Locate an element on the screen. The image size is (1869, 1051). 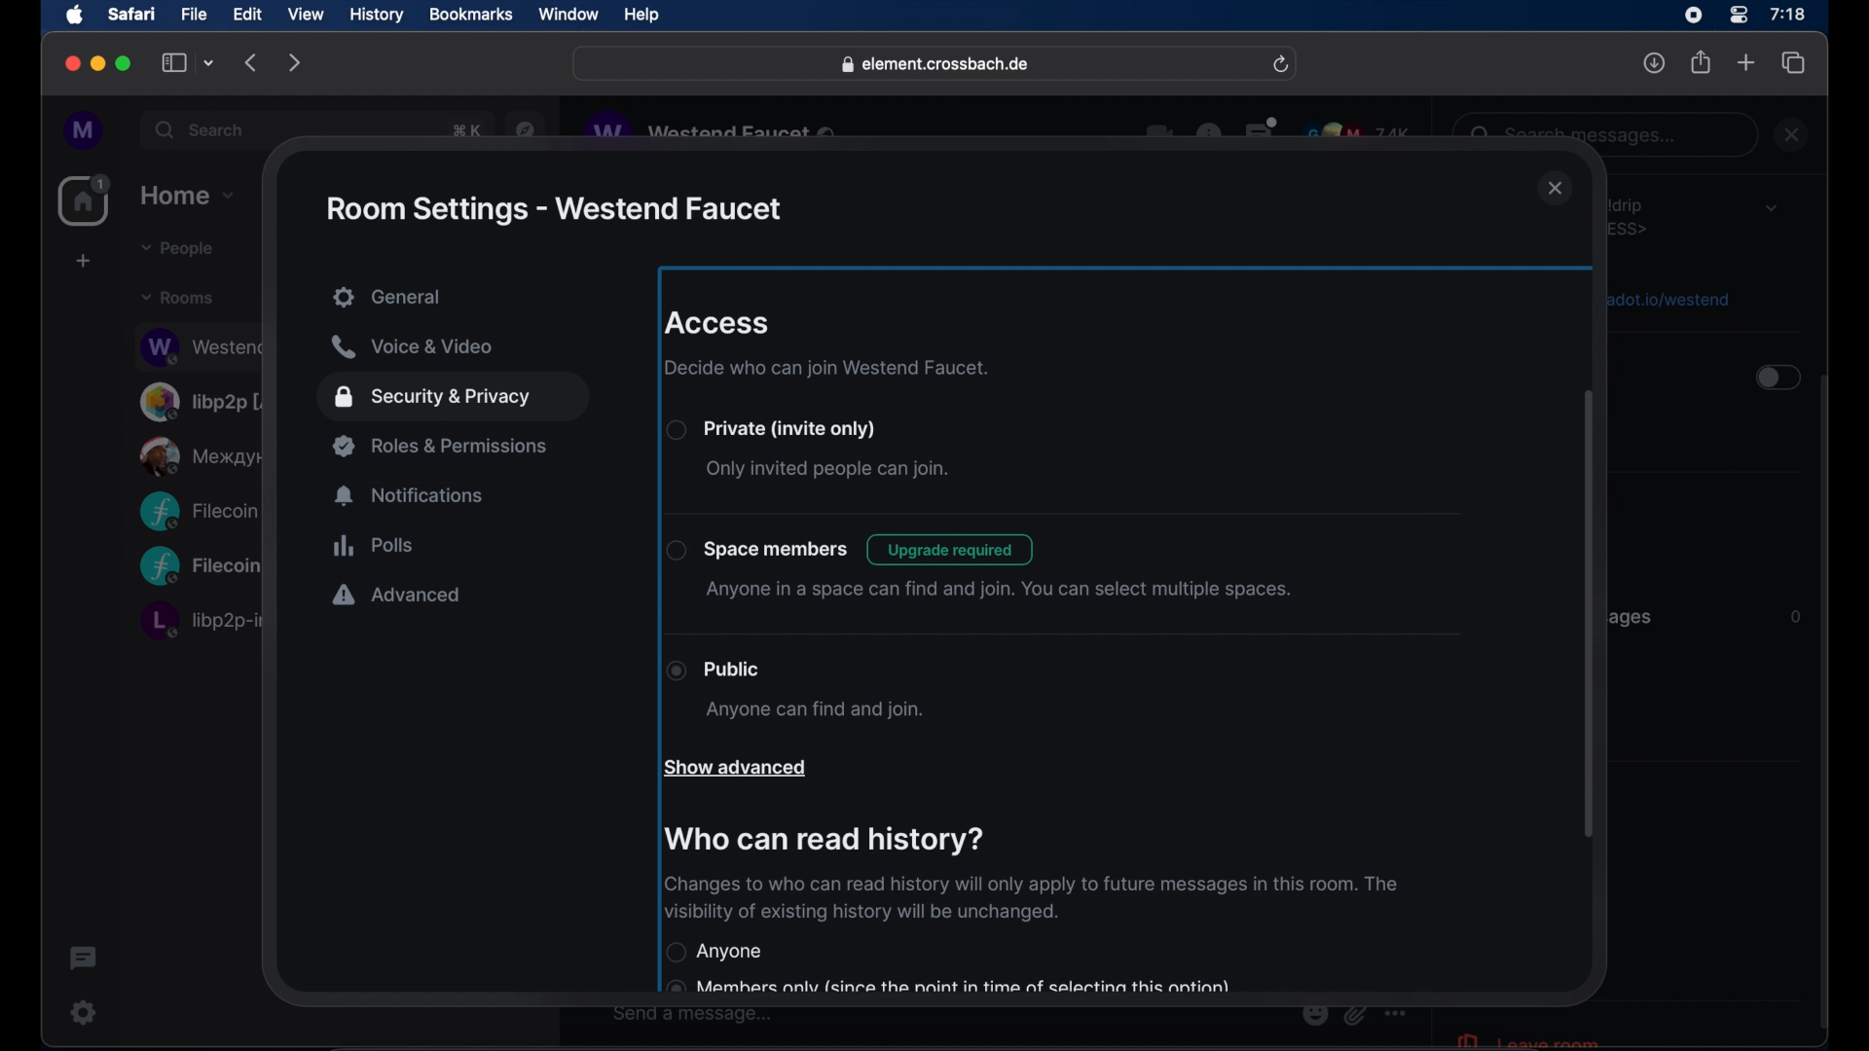
history is located at coordinates (377, 16).